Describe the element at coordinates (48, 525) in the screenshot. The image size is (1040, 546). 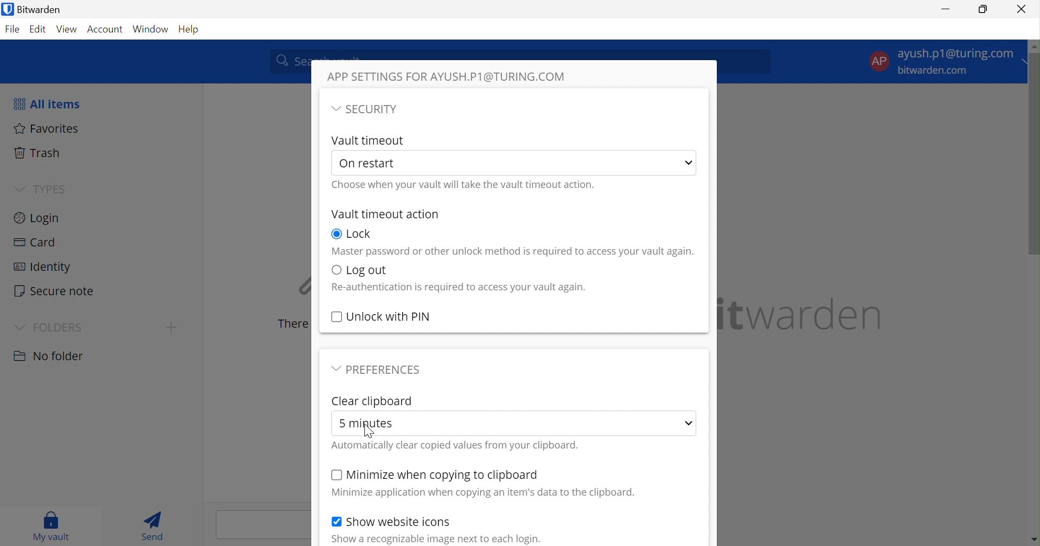
I see `My vault` at that location.